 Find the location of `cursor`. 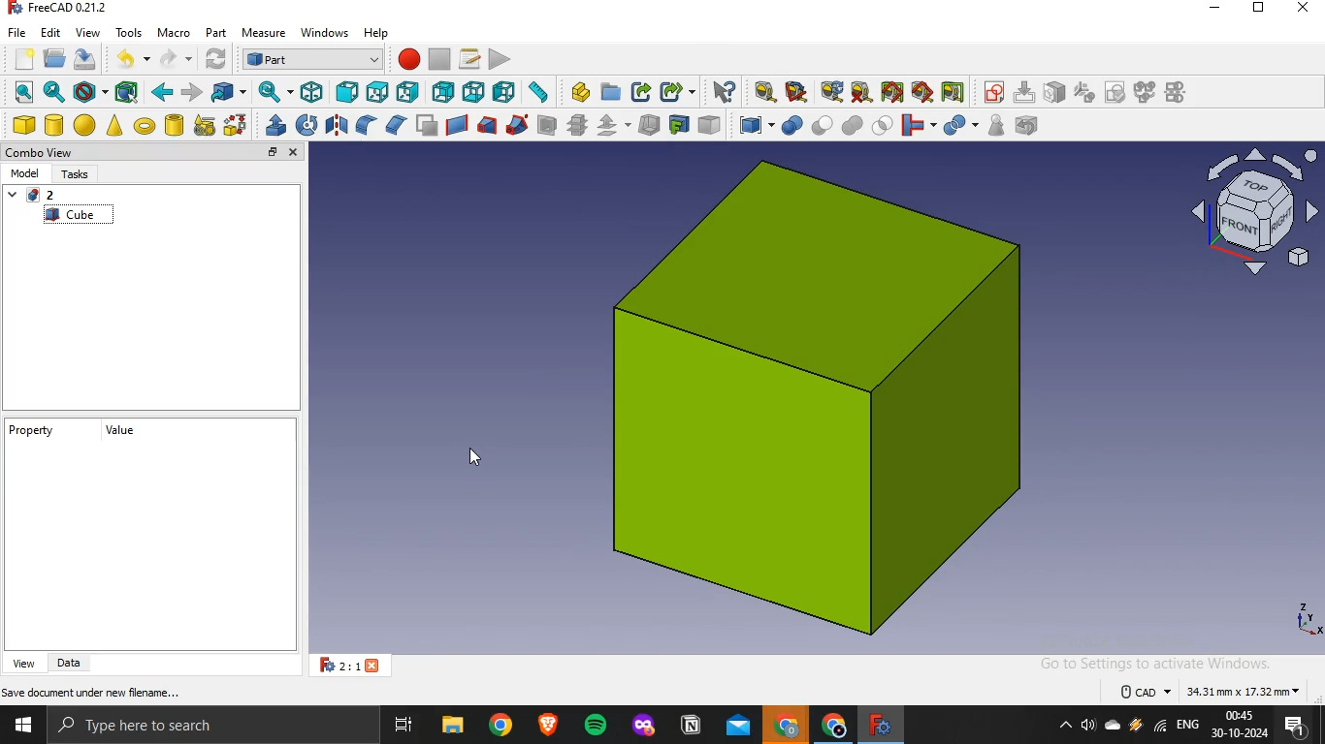

cursor is located at coordinates (147, 143).